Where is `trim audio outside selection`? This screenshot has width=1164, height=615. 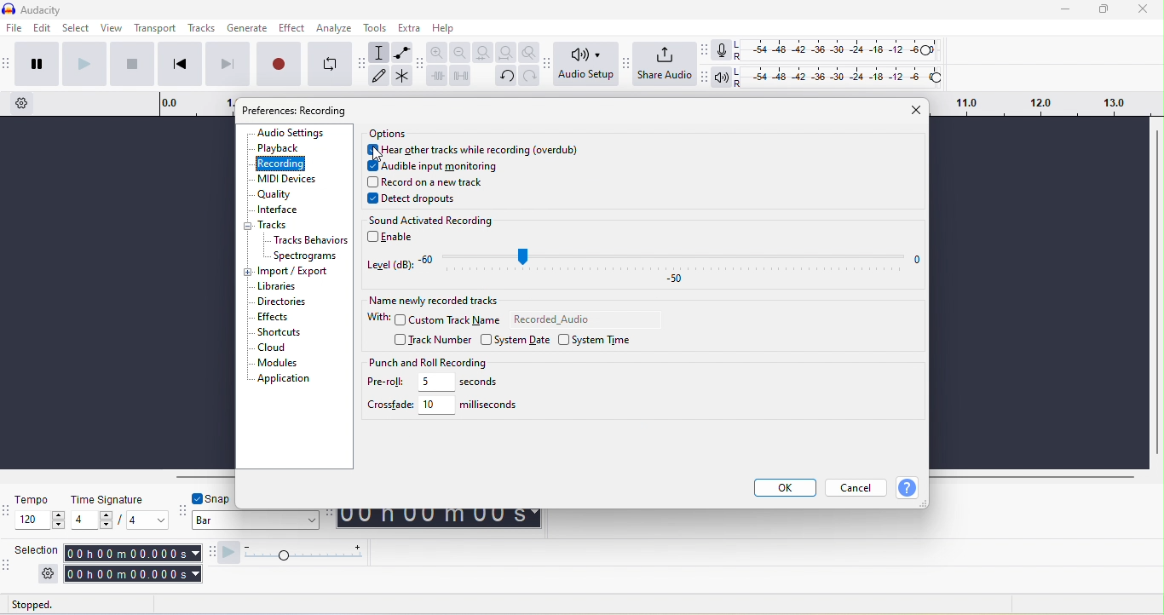
trim audio outside selection is located at coordinates (438, 77).